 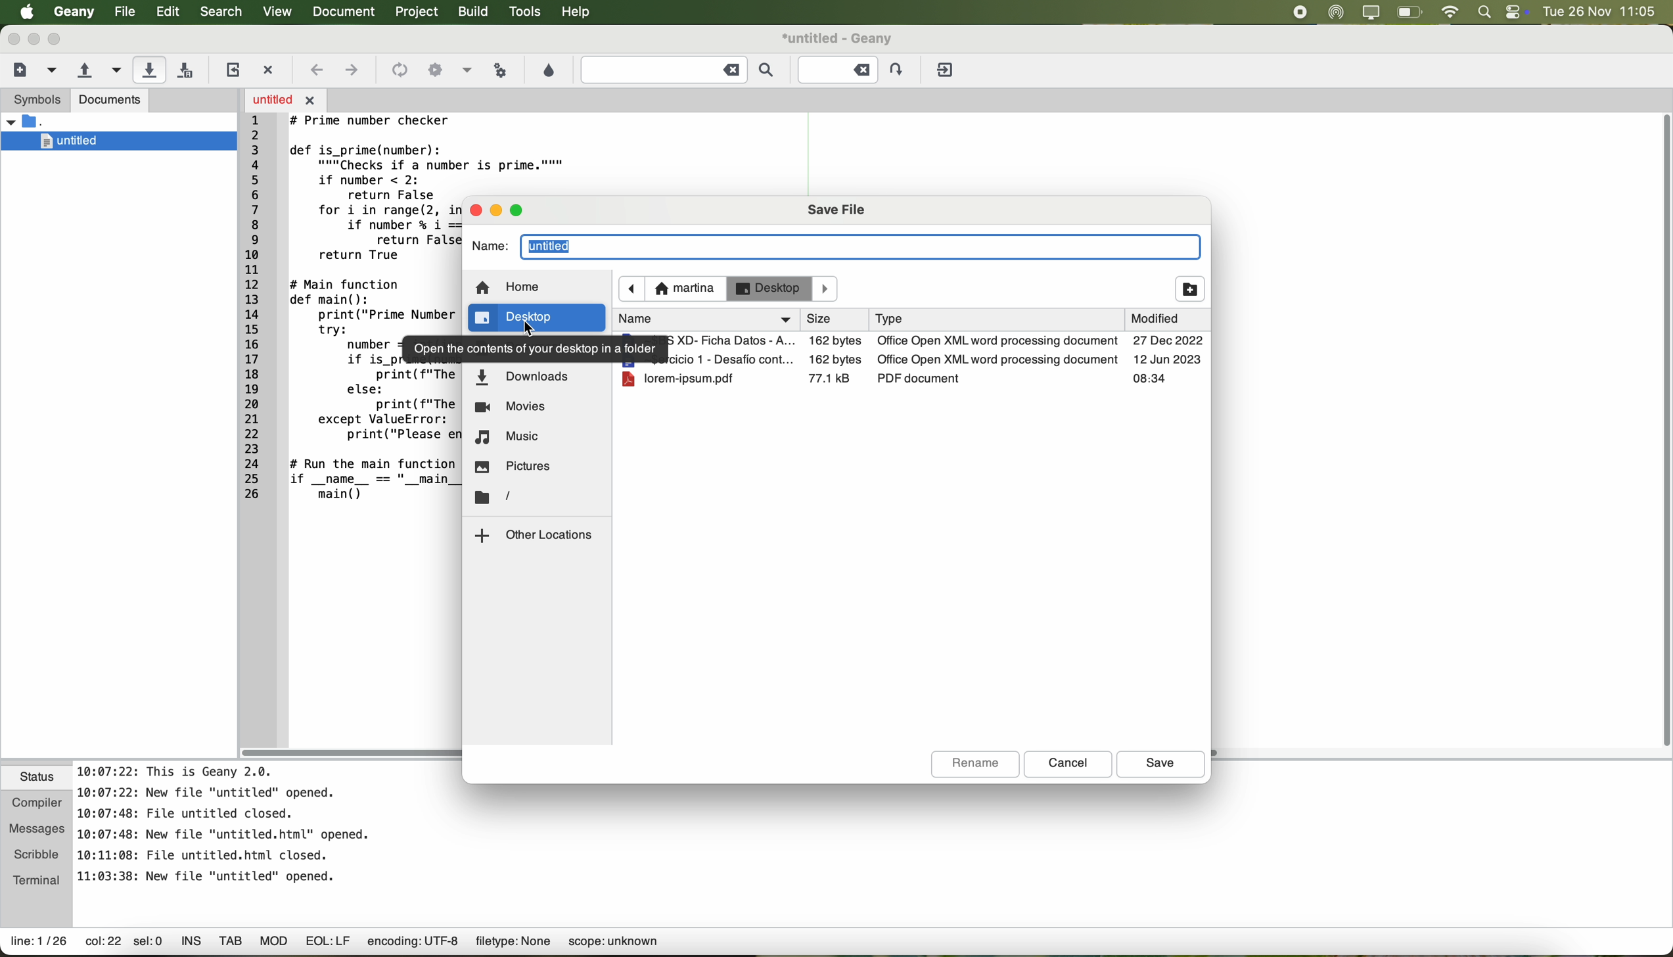 I want to click on save button, so click(x=1160, y=765).